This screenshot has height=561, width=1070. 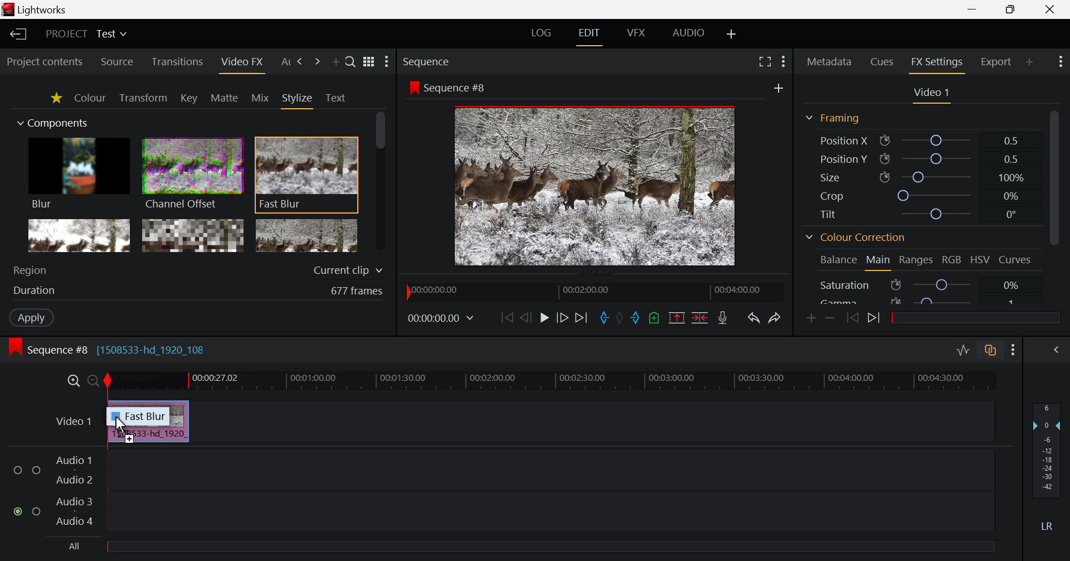 I want to click on Cursor, so click(x=124, y=427).